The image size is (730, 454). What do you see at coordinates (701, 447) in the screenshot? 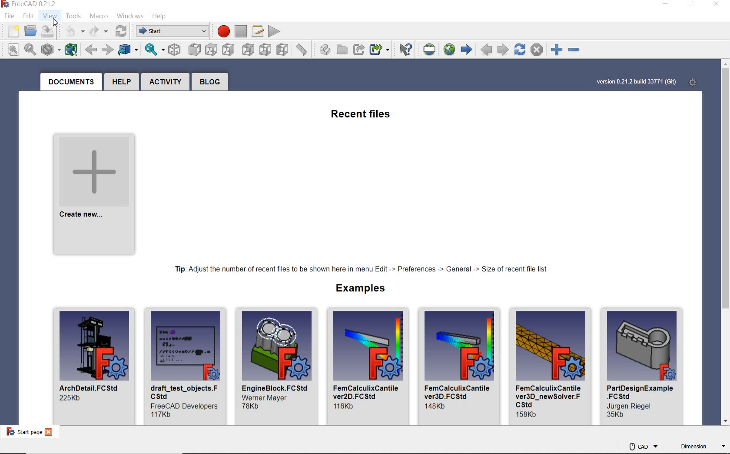
I see `dimension` at bounding box center [701, 447].